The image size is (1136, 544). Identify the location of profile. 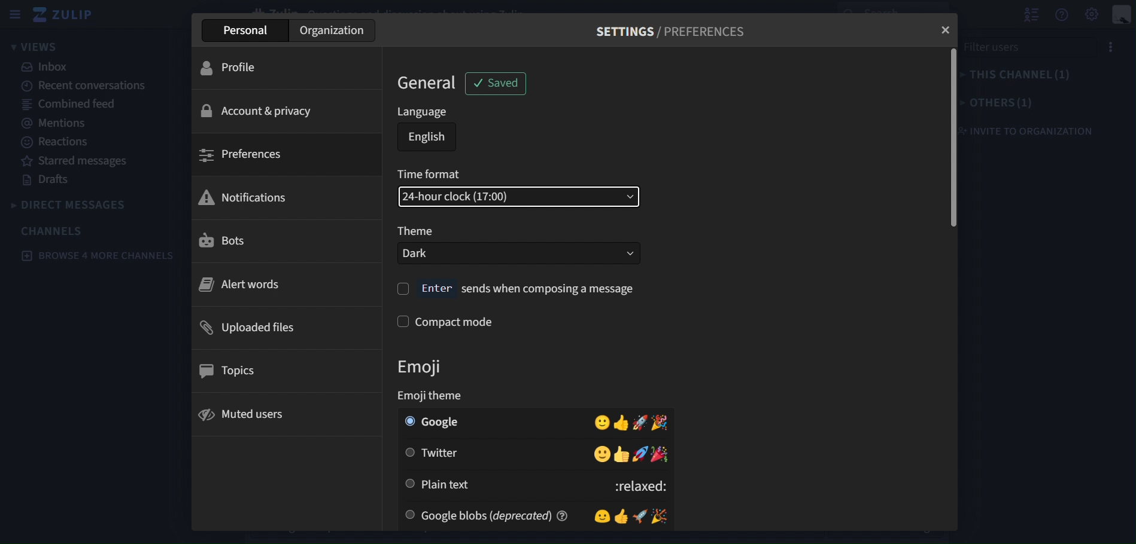
(285, 67).